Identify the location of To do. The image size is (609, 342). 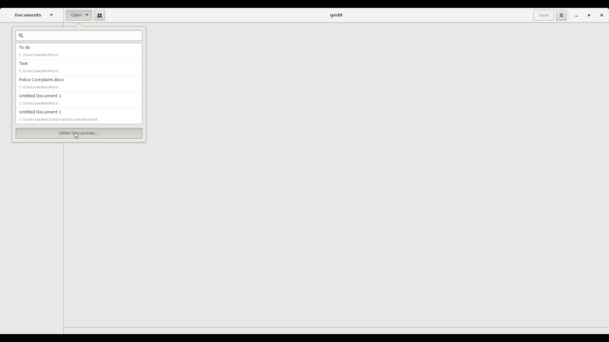
(40, 51).